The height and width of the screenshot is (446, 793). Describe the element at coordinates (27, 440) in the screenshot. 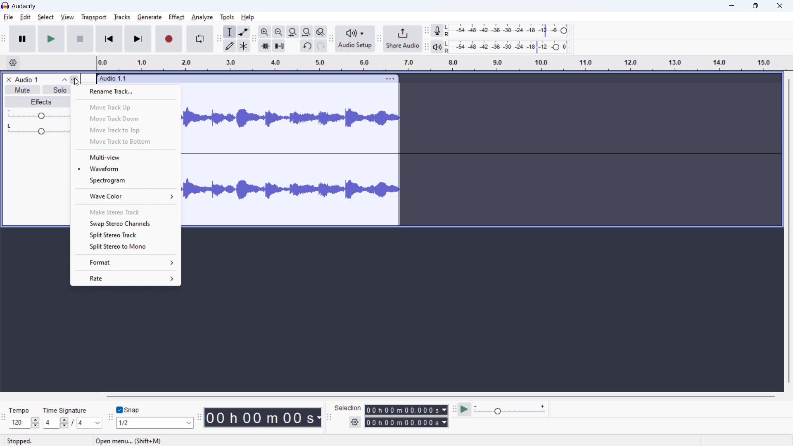

I see `tempo` at that location.